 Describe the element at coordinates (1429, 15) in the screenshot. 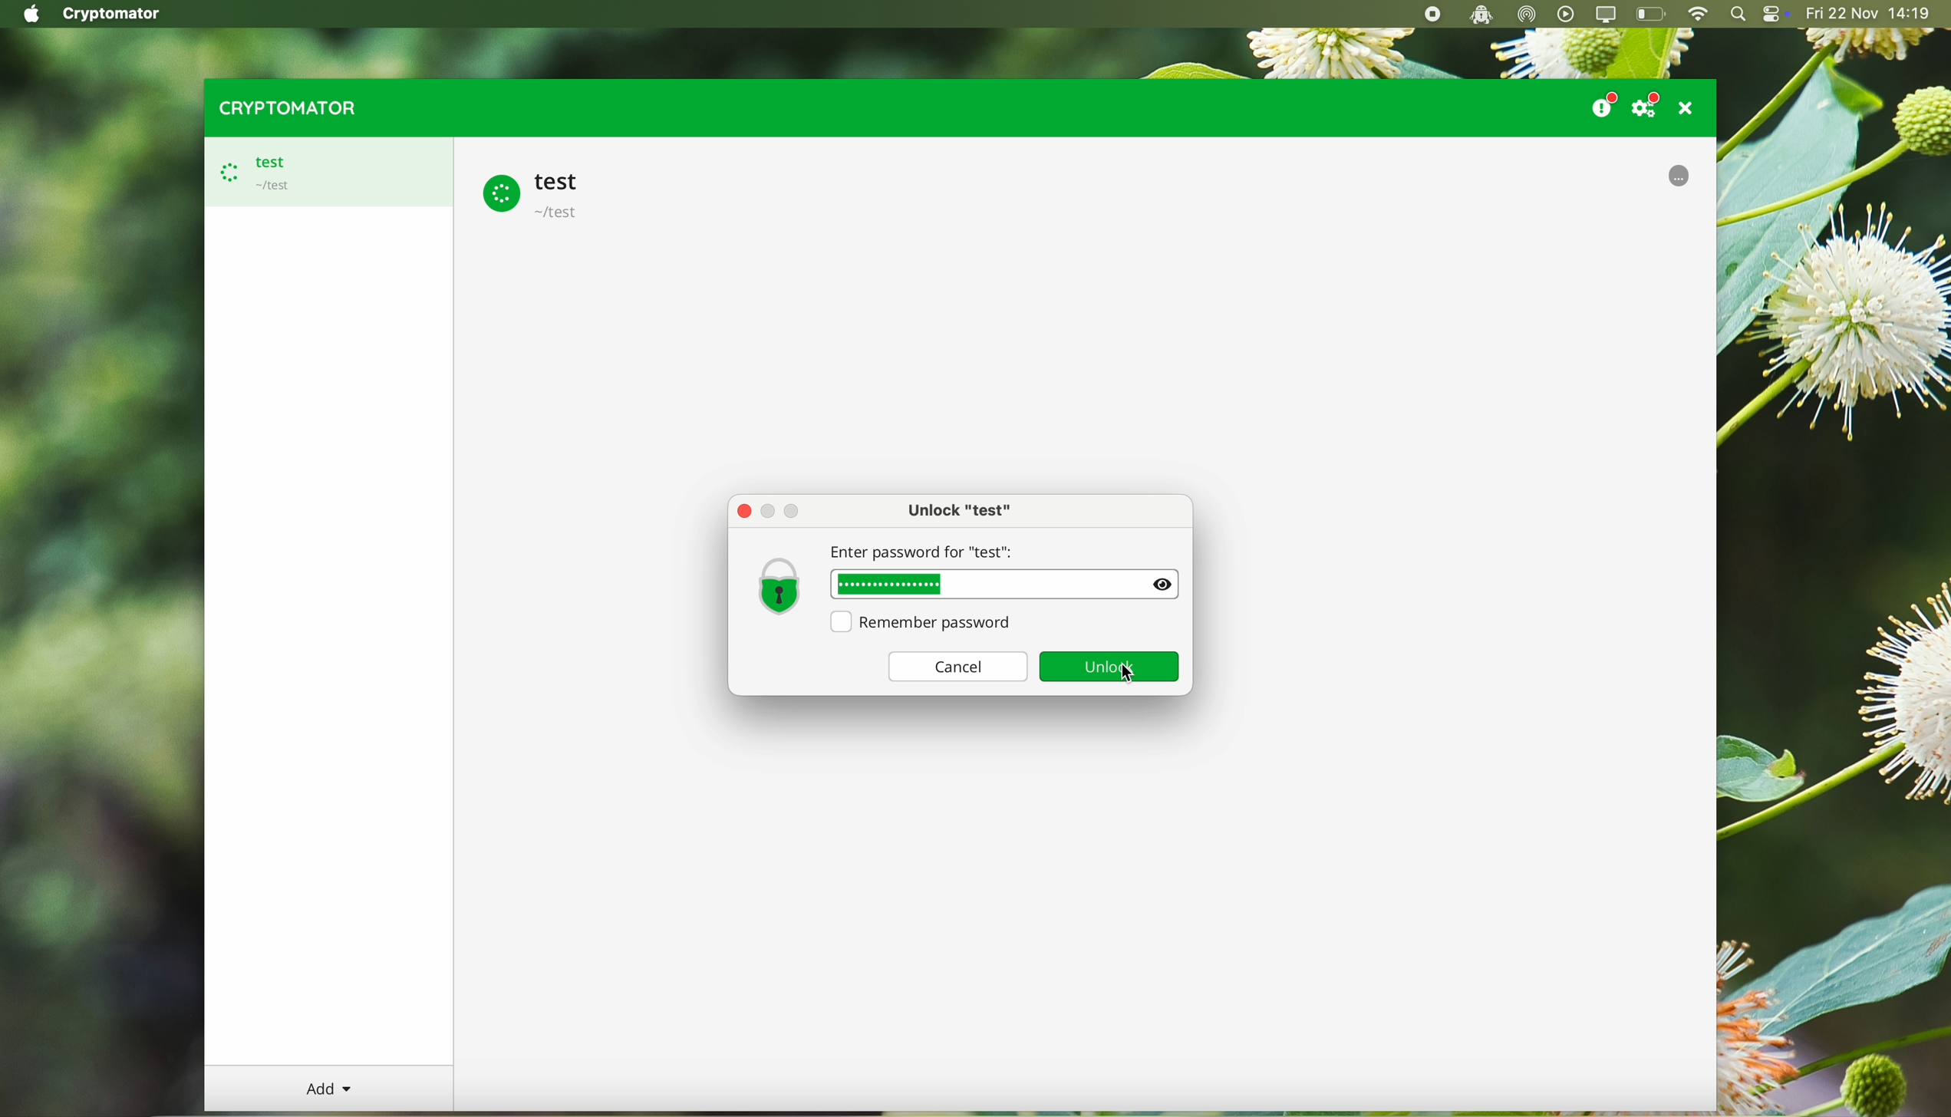

I see `stop recording` at that location.